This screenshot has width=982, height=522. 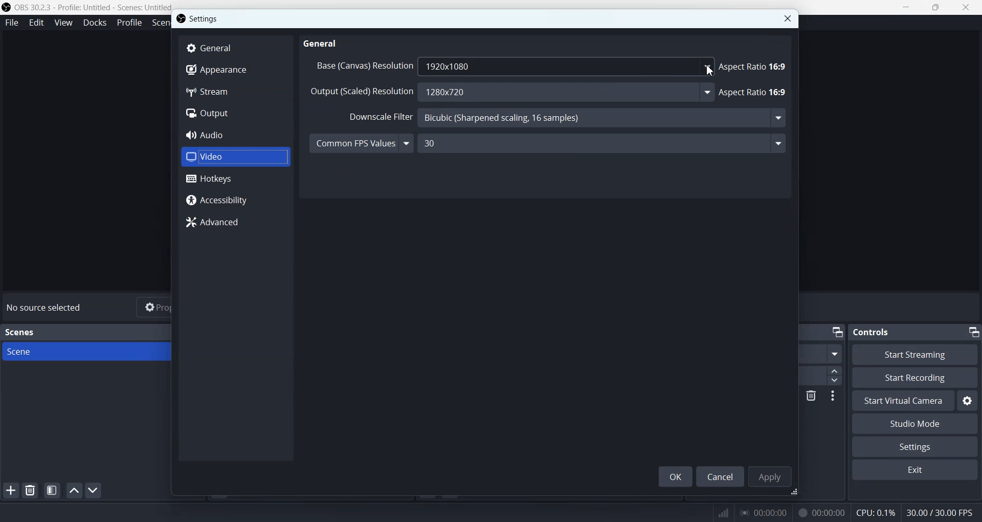 I want to click on Docks, so click(x=94, y=23).